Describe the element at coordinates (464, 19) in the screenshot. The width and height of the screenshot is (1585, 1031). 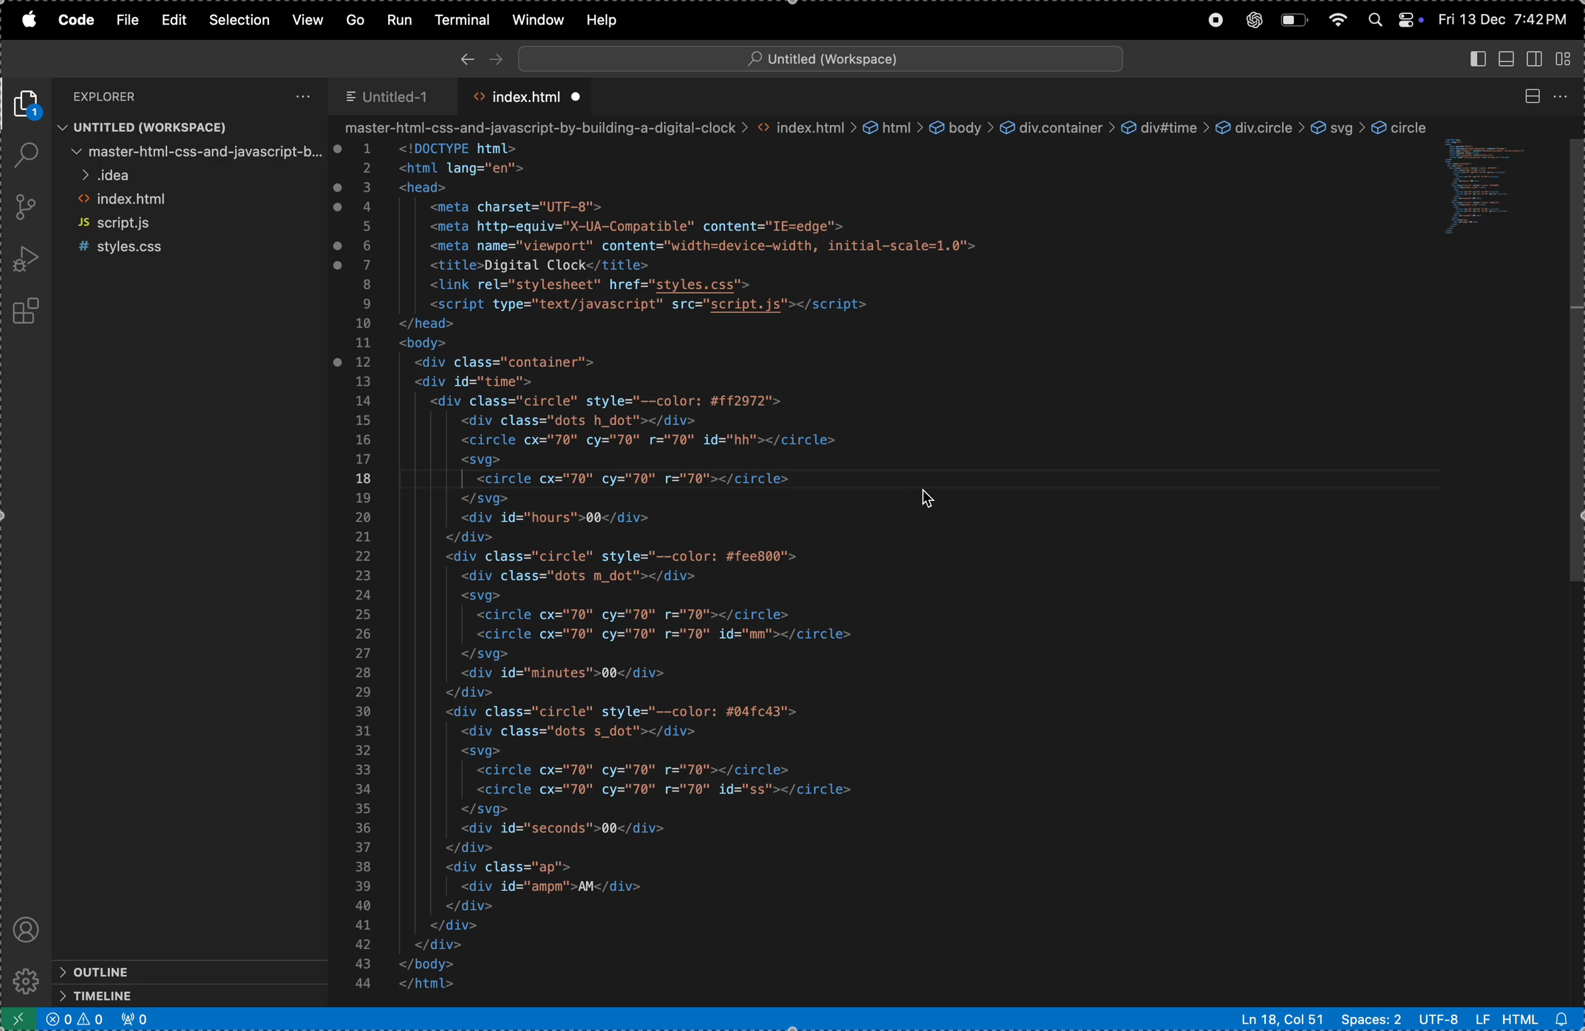
I see `terminal` at that location.